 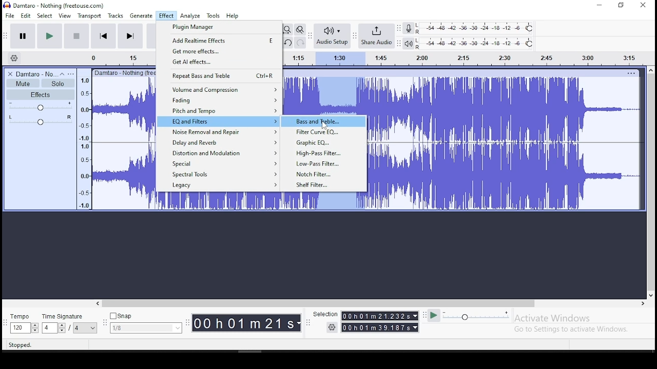 I want to click on play, so click(x=49, y=36).